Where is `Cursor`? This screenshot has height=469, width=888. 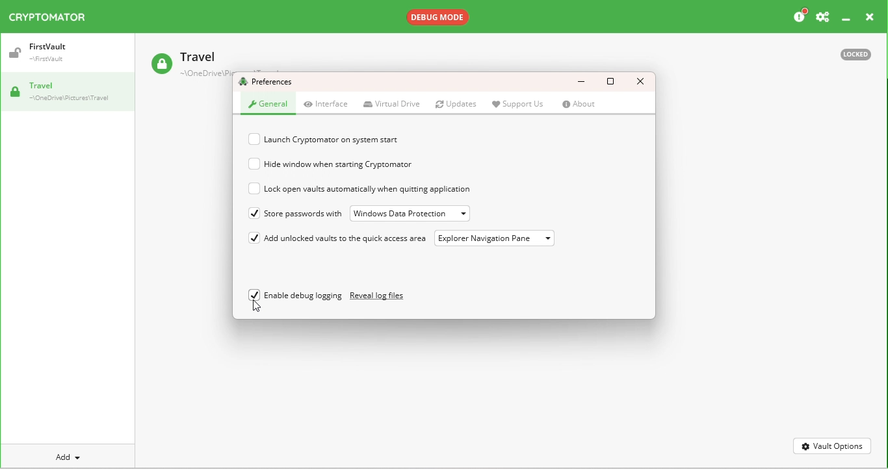
Cursor is located at coordinates (255, 305).